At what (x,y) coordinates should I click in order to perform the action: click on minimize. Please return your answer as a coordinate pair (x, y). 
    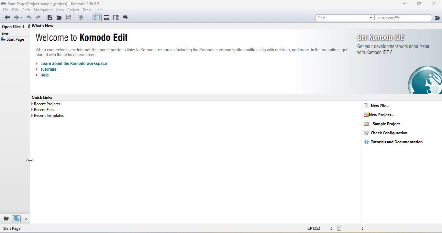
    Looking at the image, I should click on (405, 5).